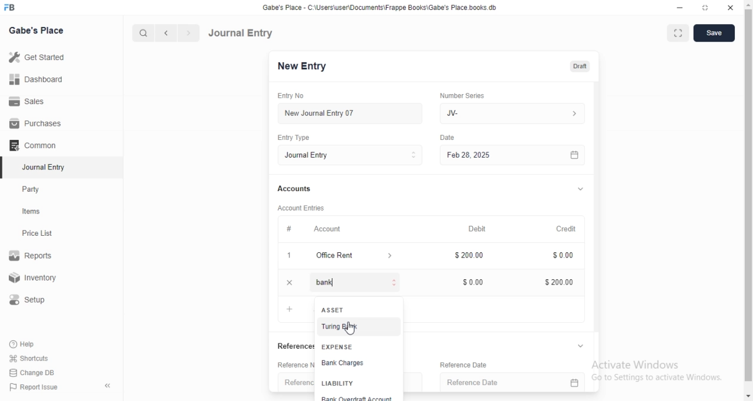 The height and width of the screenshot is (401, 753). Describe the element at coordinates (561, 282) in the screenshot. I see `$200.00` at that location.